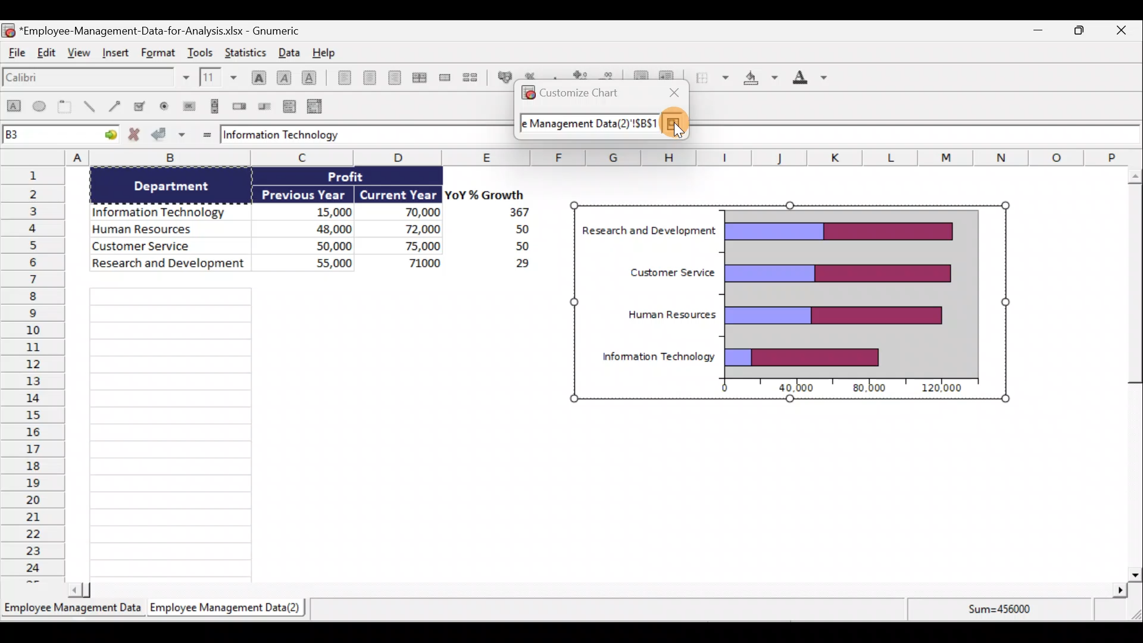  Describe the element at coordinates (201, 51) in the screenshot. I see `Tools` at that location.